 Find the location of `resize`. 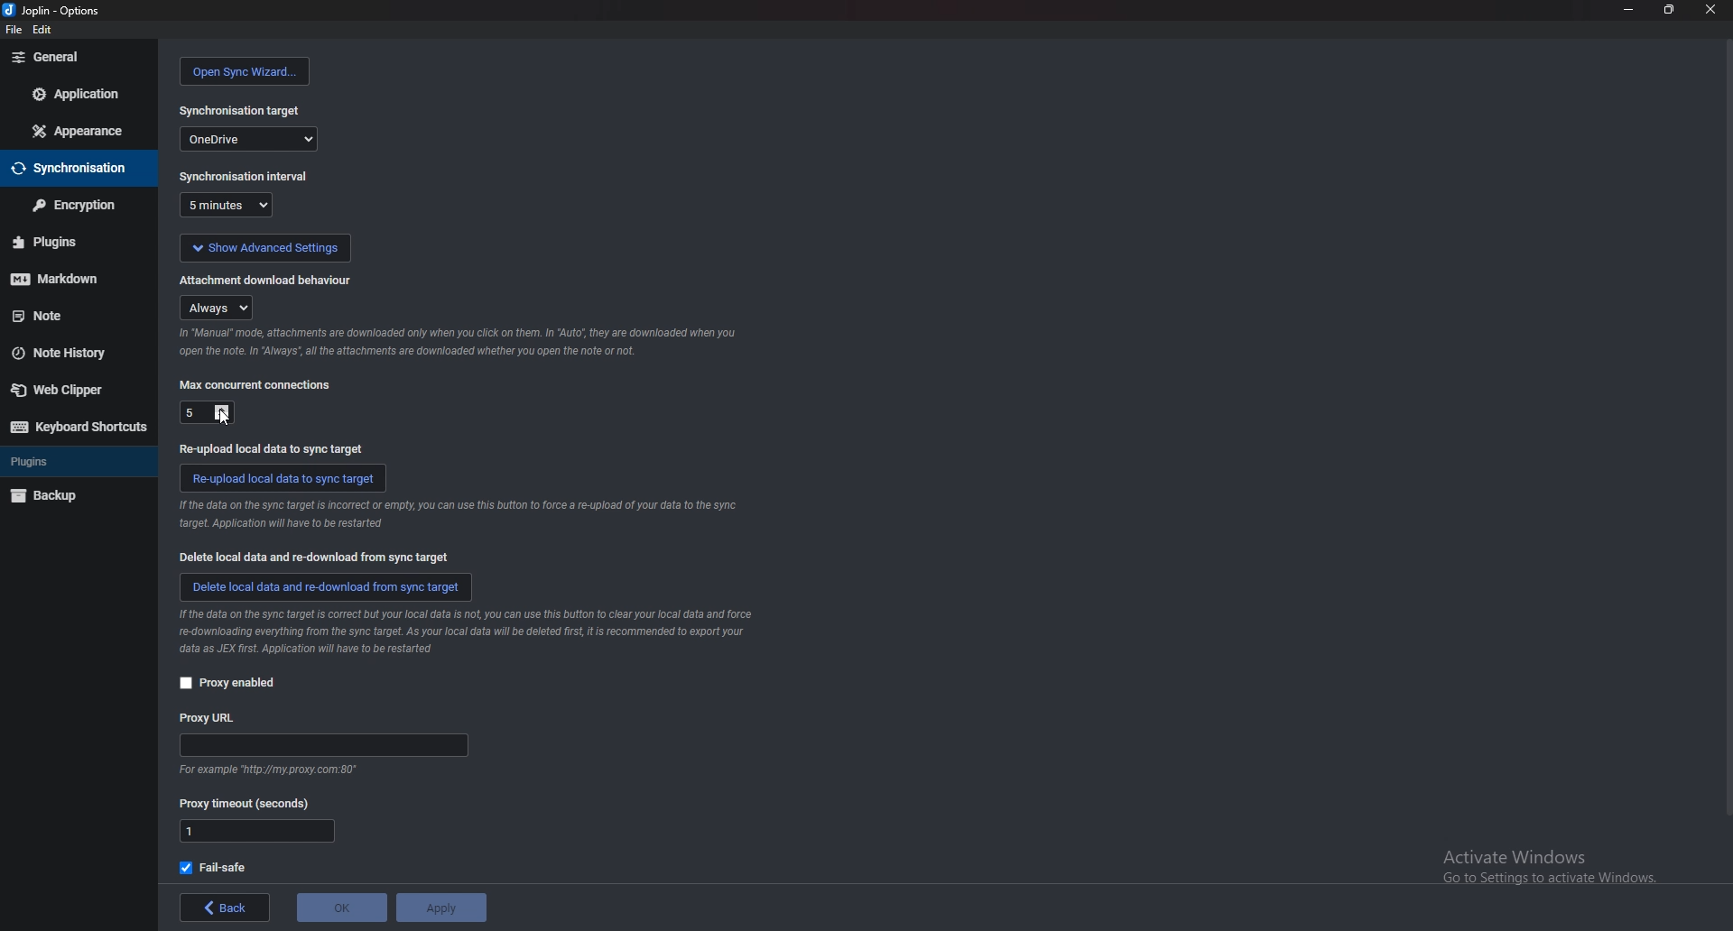

resize is located at coordinates (1669, 9).